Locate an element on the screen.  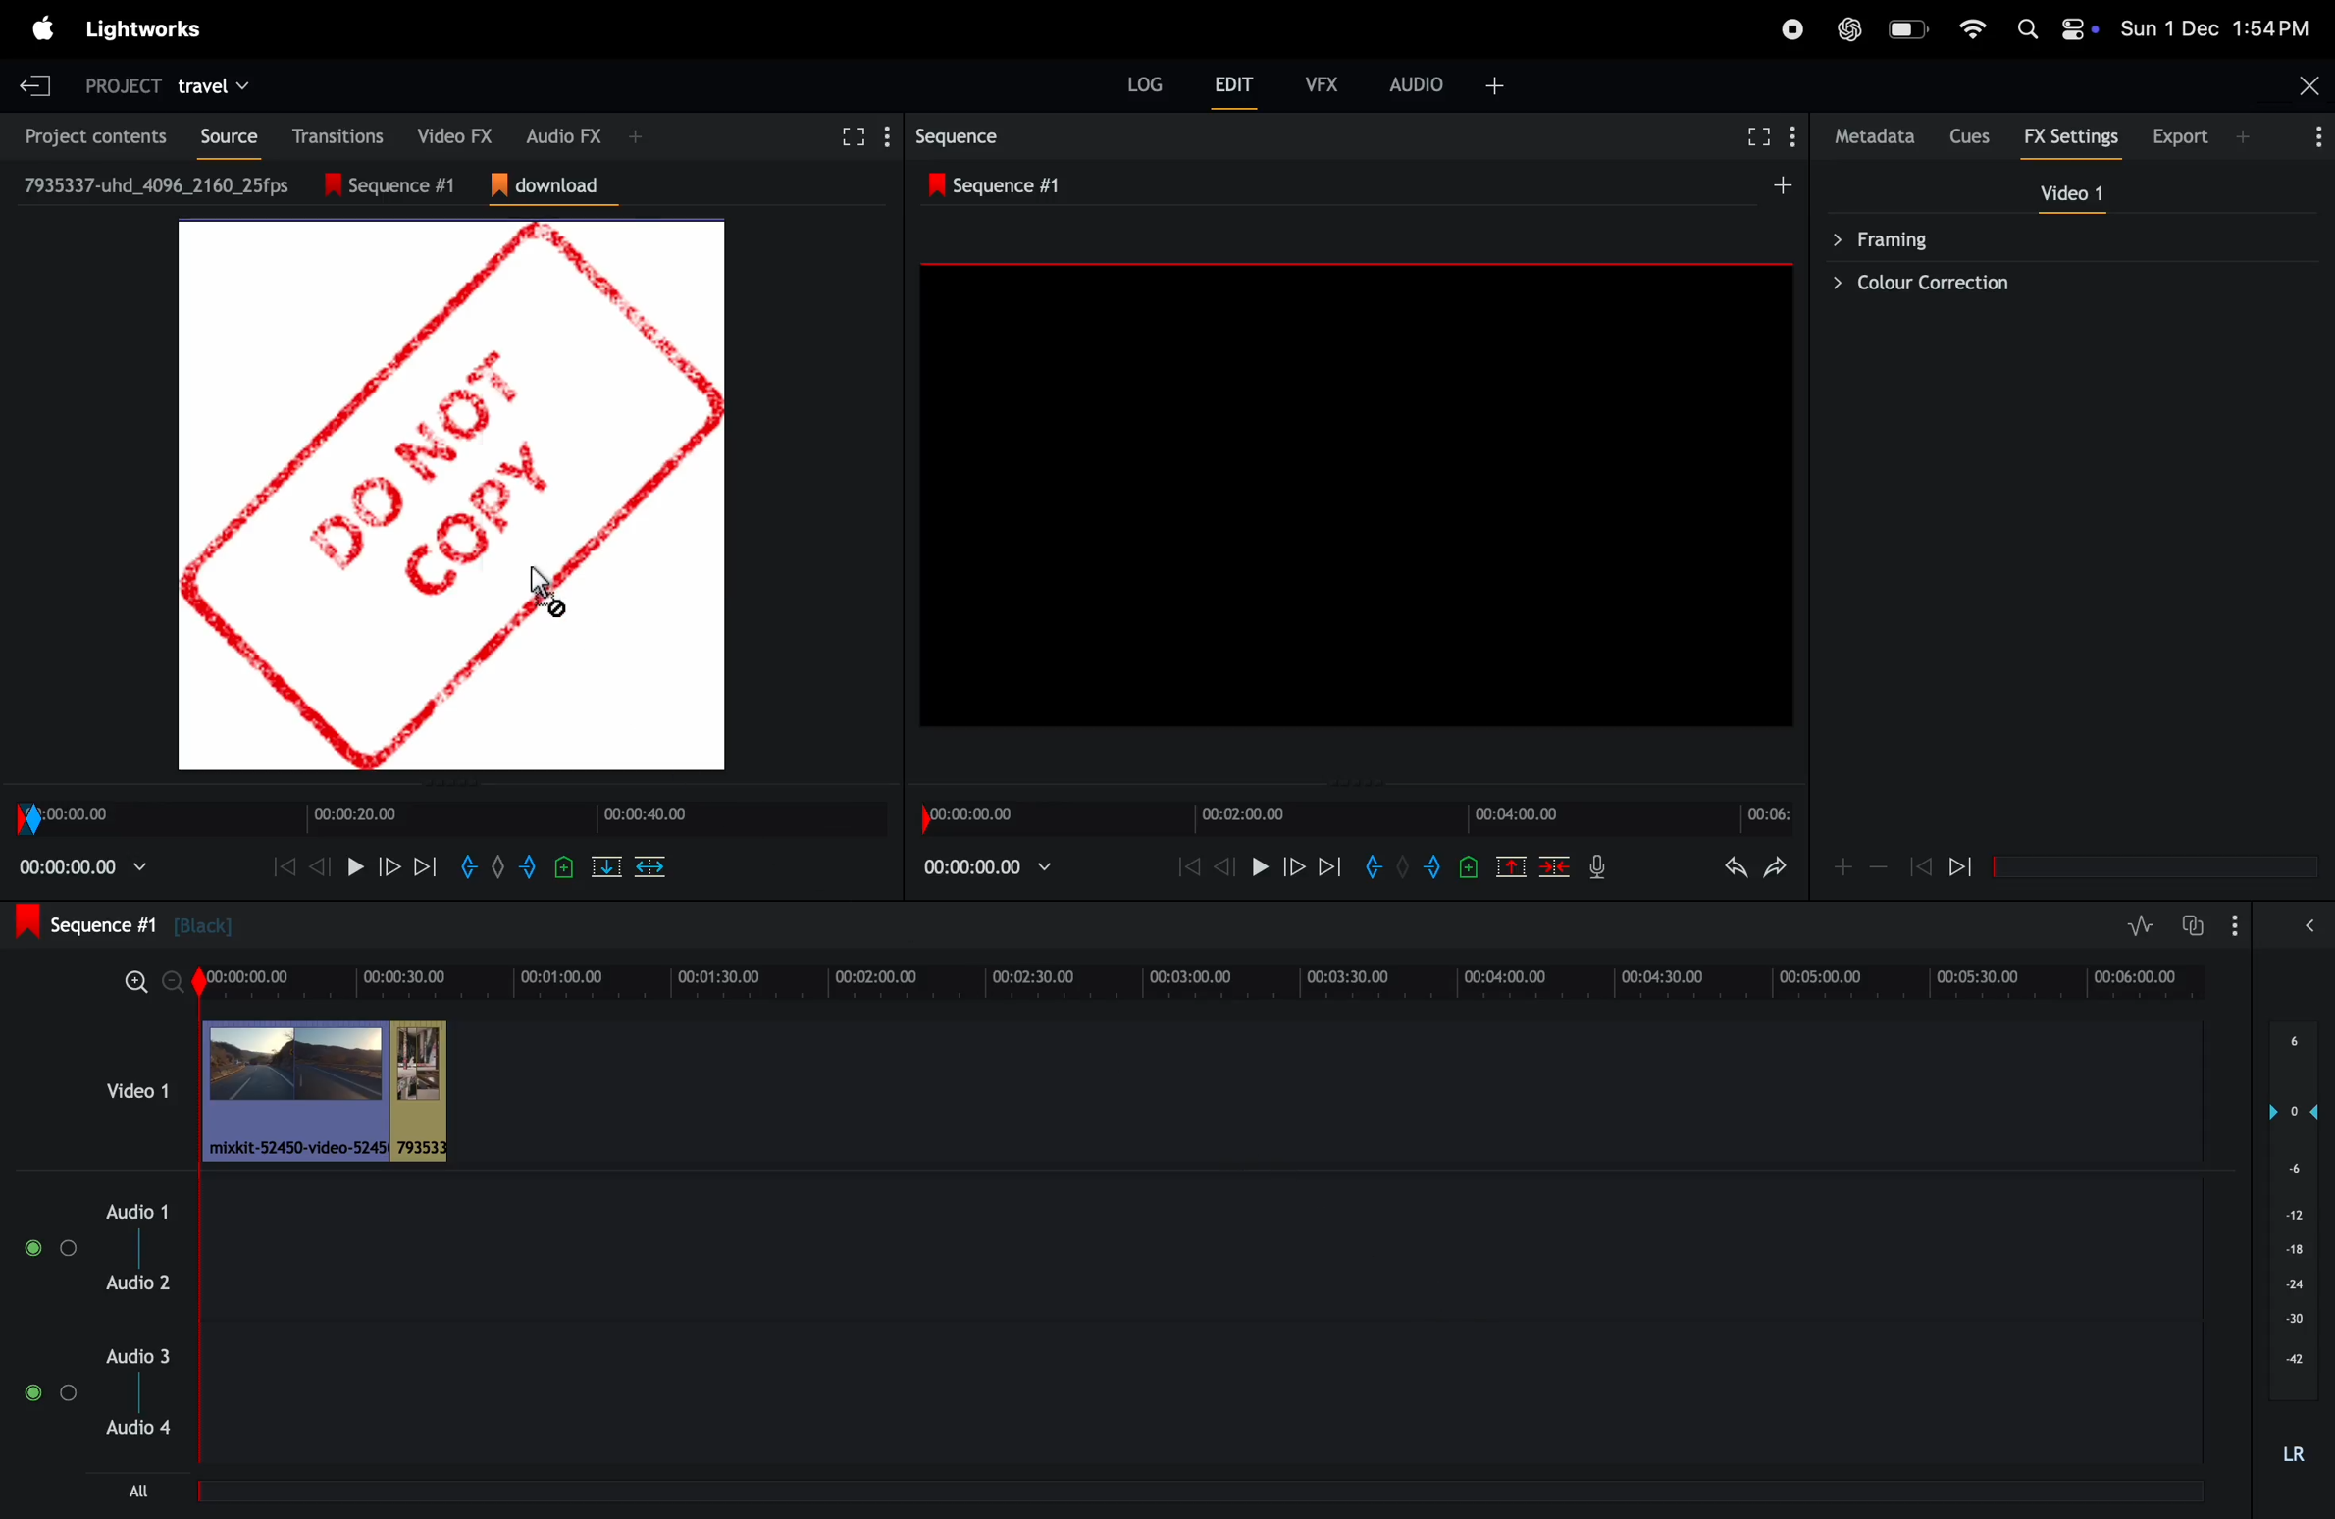
Add is located at coordinates (498, 866).